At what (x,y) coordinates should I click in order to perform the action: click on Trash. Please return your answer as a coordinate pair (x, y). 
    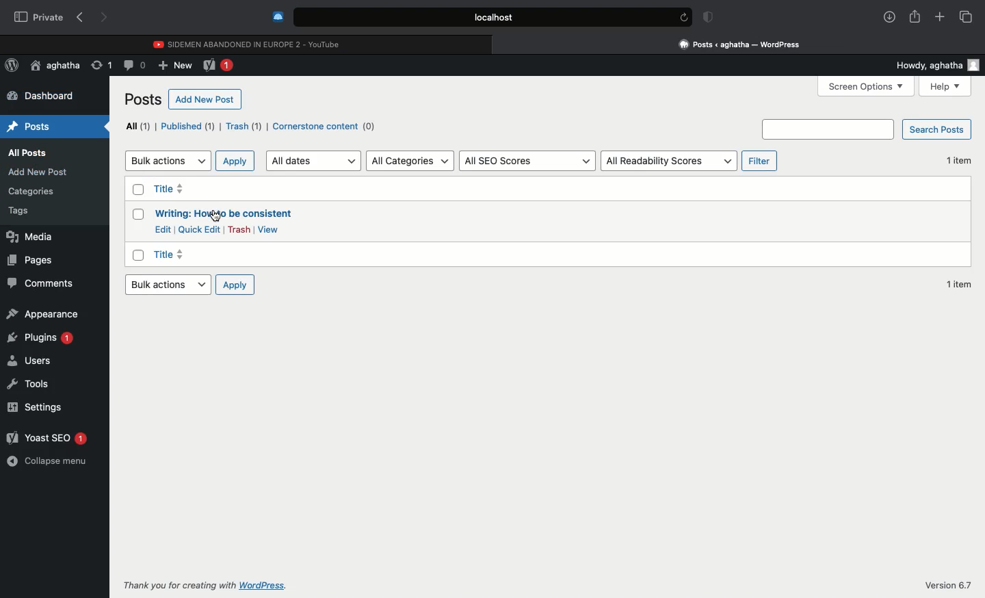
    Looking at the image, I should click on (243, 127).